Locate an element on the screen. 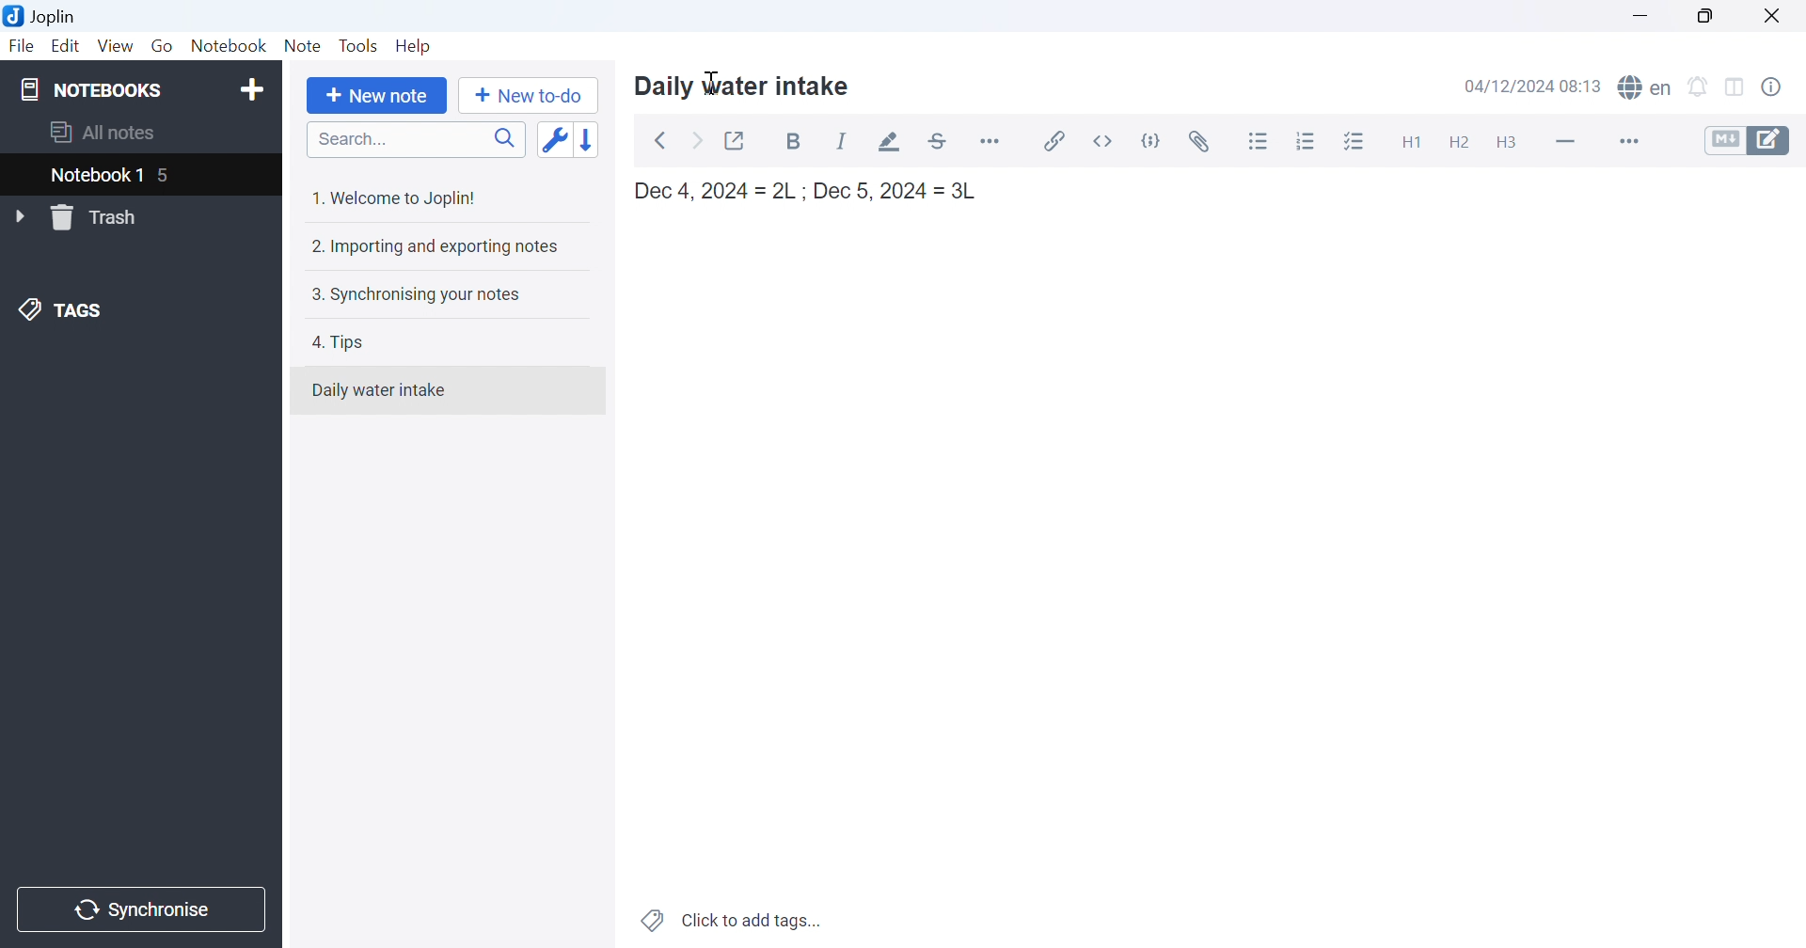  Inline code is located at coordinates (1104, 141).